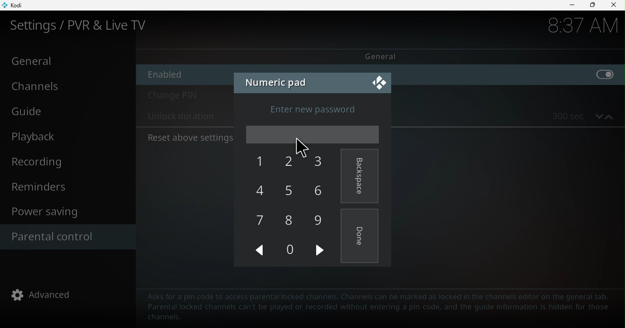 The width and height of the screenshot is (625, 328). What do you see at coordinates (291, 220) in the screenshot?
I see `8` at bounding box center [291, 220].